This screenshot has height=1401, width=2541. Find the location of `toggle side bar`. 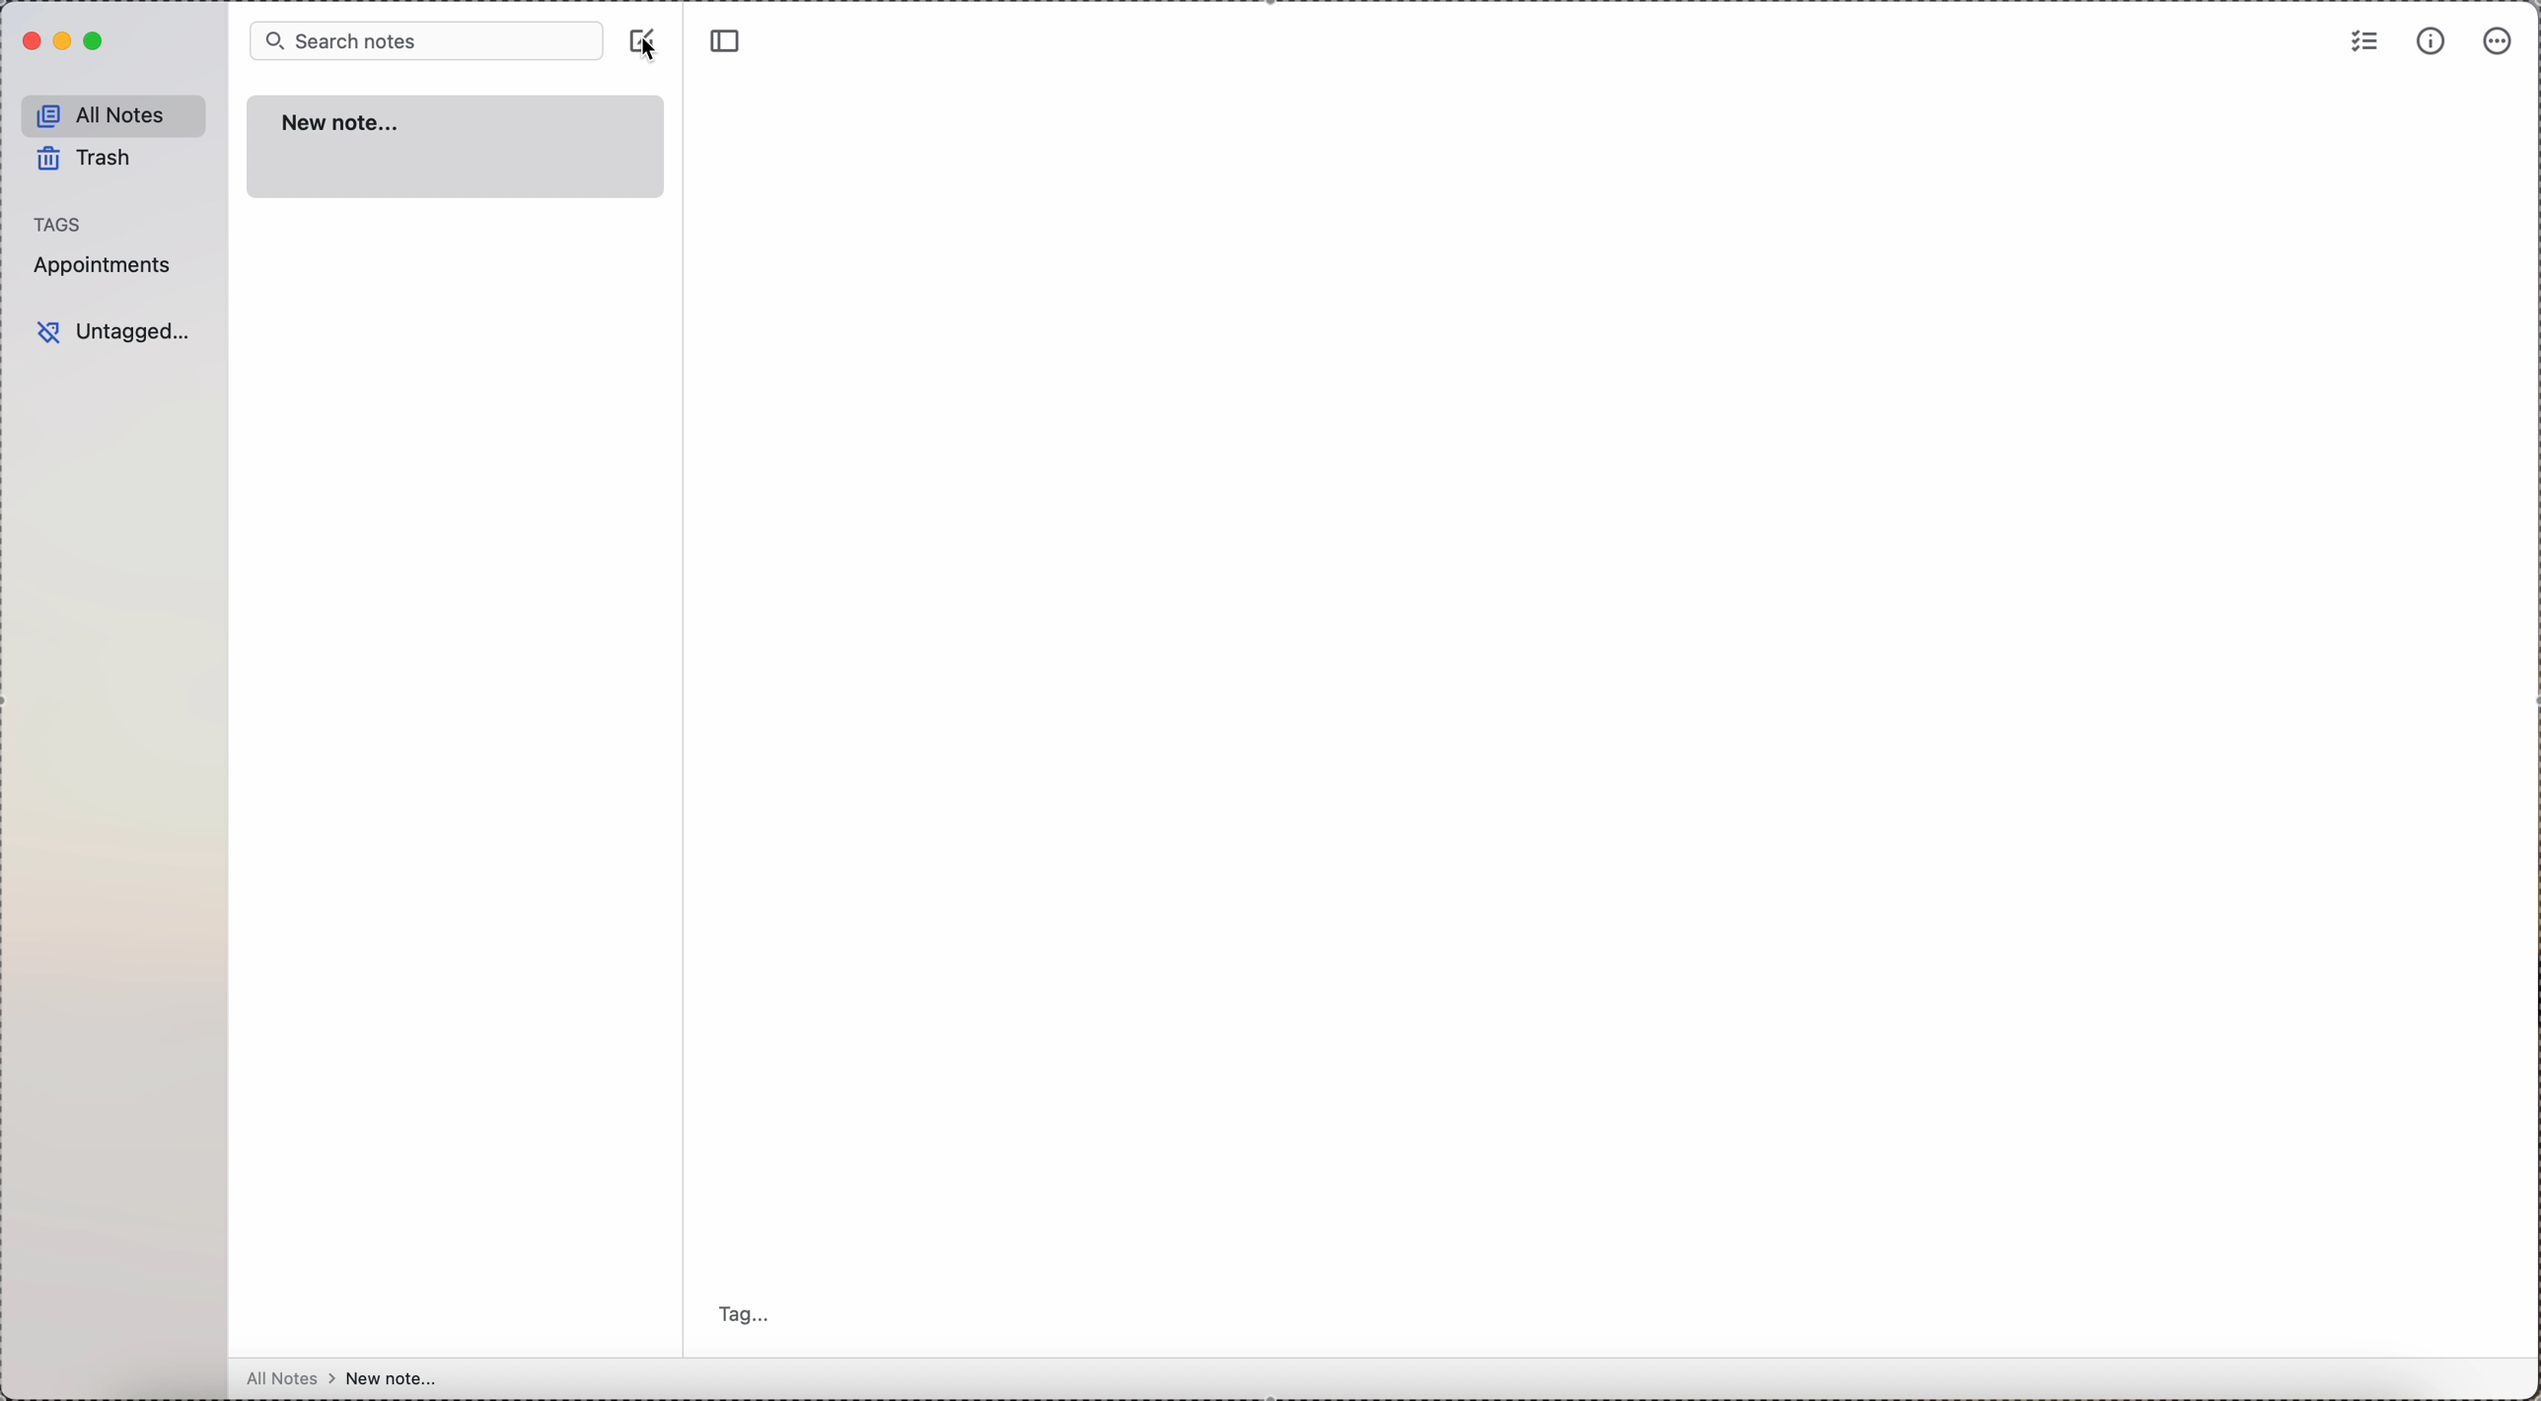

toggle side bar is located at coordinates (730, 41).